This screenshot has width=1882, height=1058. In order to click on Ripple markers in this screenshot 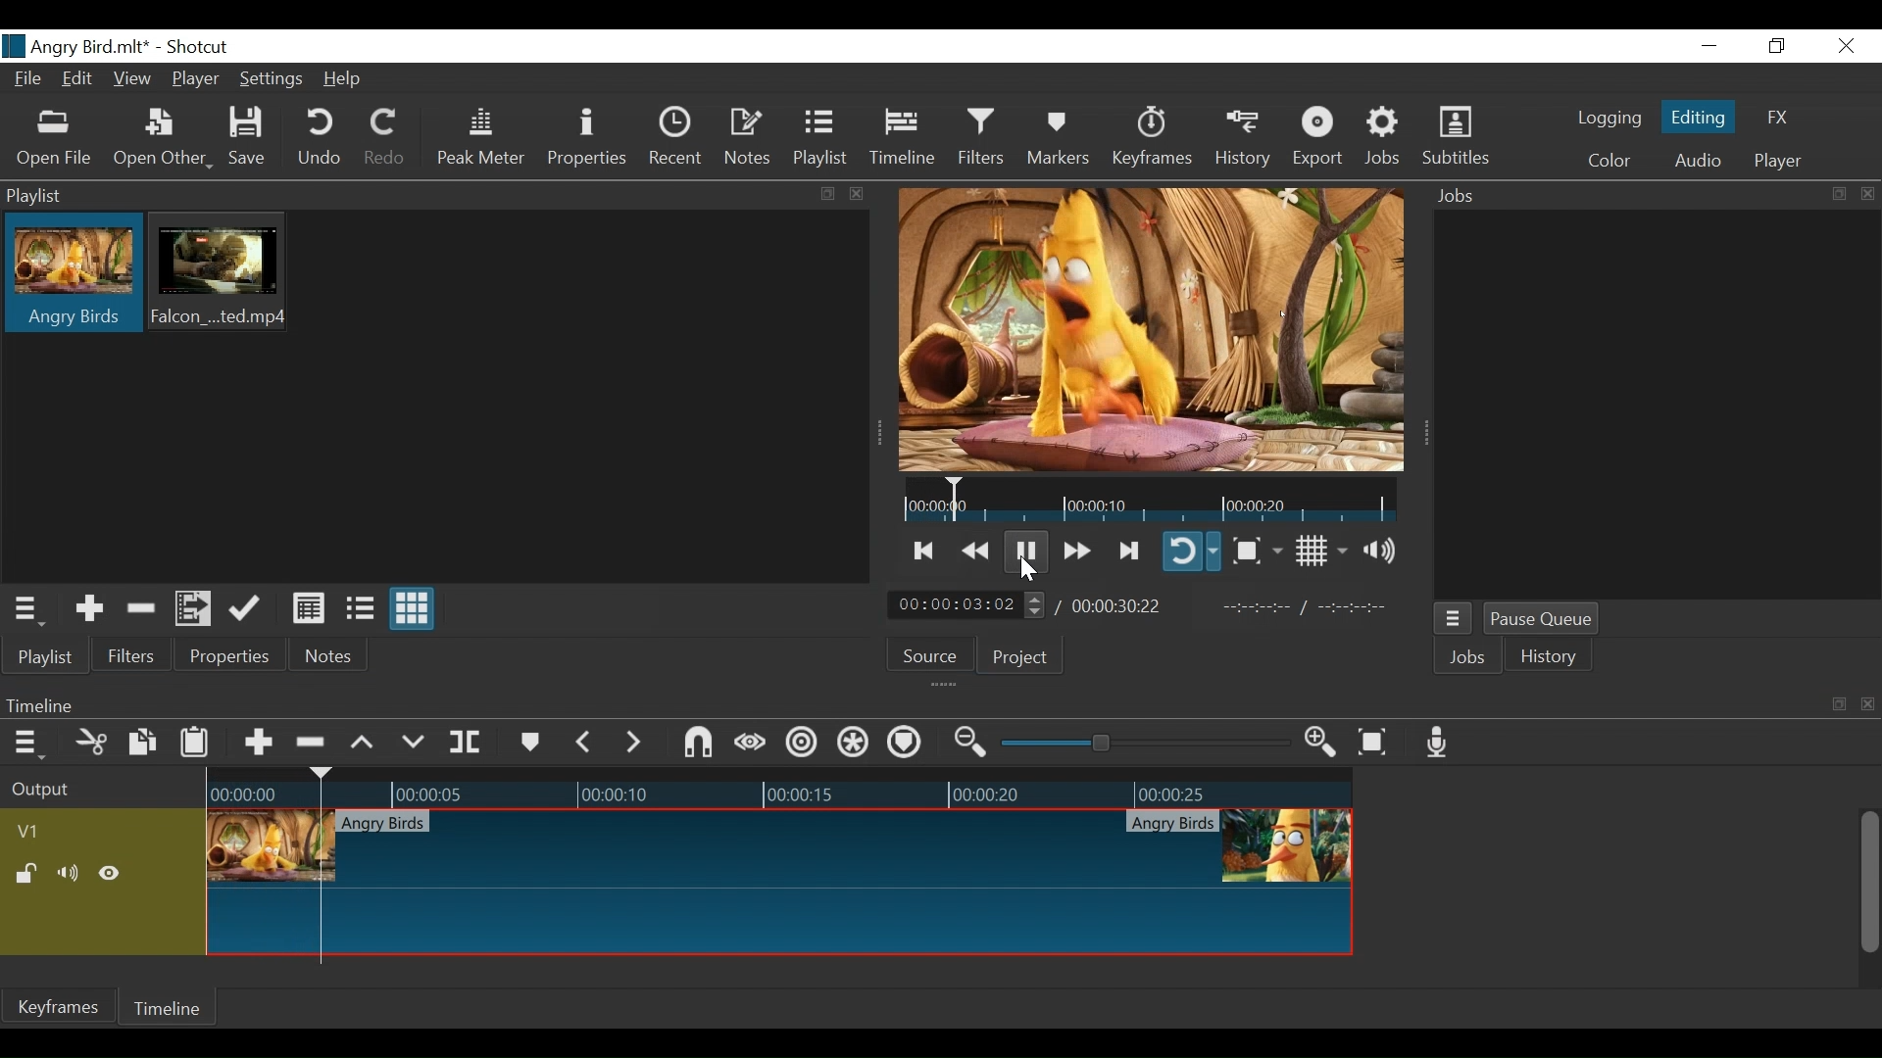, I will do `click(904, 745)`.